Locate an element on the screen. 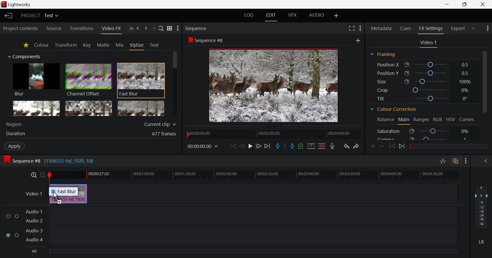 This screenshot has width=492, height=258. Timeline Zoom In is located at coordinates (33, 175).